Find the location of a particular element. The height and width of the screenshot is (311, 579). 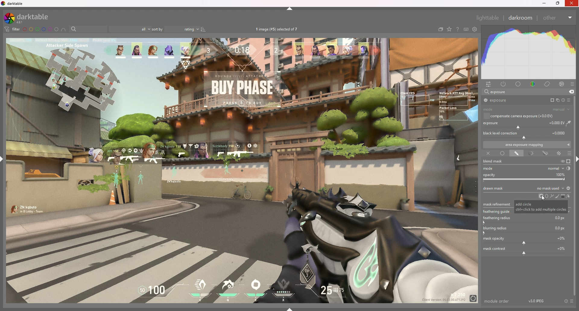

keyboars shortcut is located at coordinates (466, 29).